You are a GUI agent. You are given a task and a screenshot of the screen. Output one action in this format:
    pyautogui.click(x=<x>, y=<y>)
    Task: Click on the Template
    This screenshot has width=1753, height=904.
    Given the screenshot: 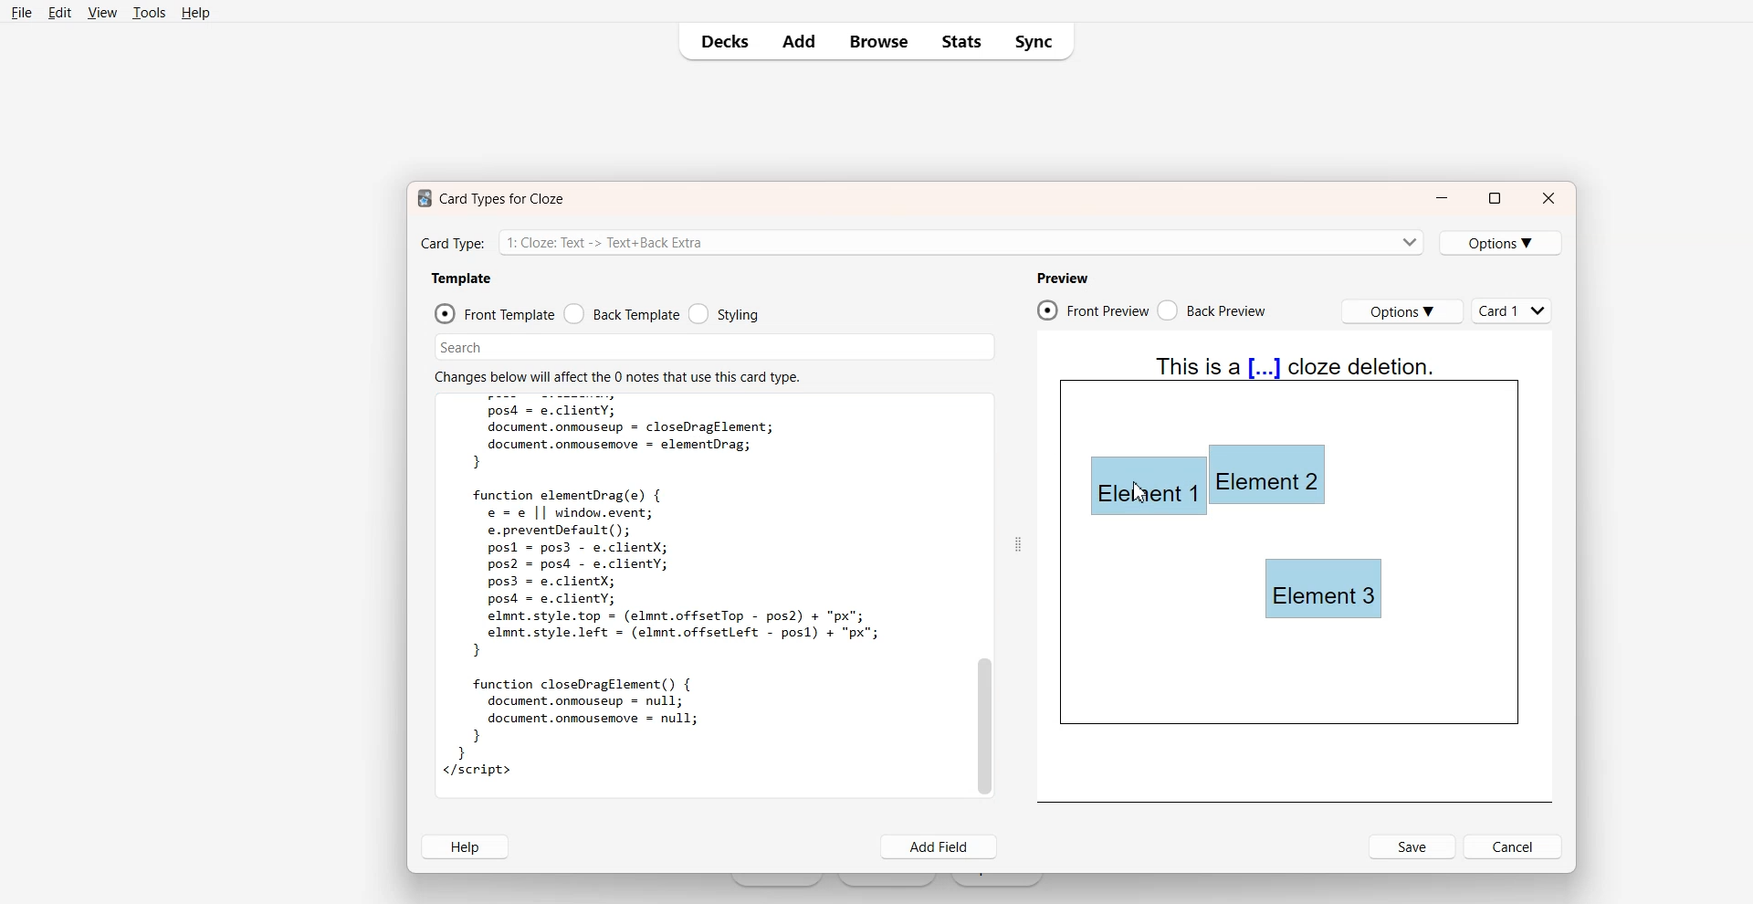 What is the action you would take?
    pyautogui.click(x=461, y=279)
    